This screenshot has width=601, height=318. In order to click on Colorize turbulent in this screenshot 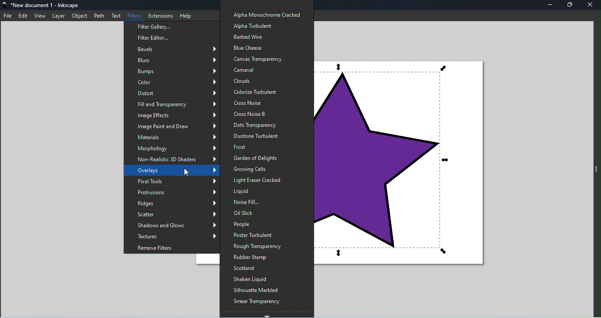, I will do `click(268, 92)`.